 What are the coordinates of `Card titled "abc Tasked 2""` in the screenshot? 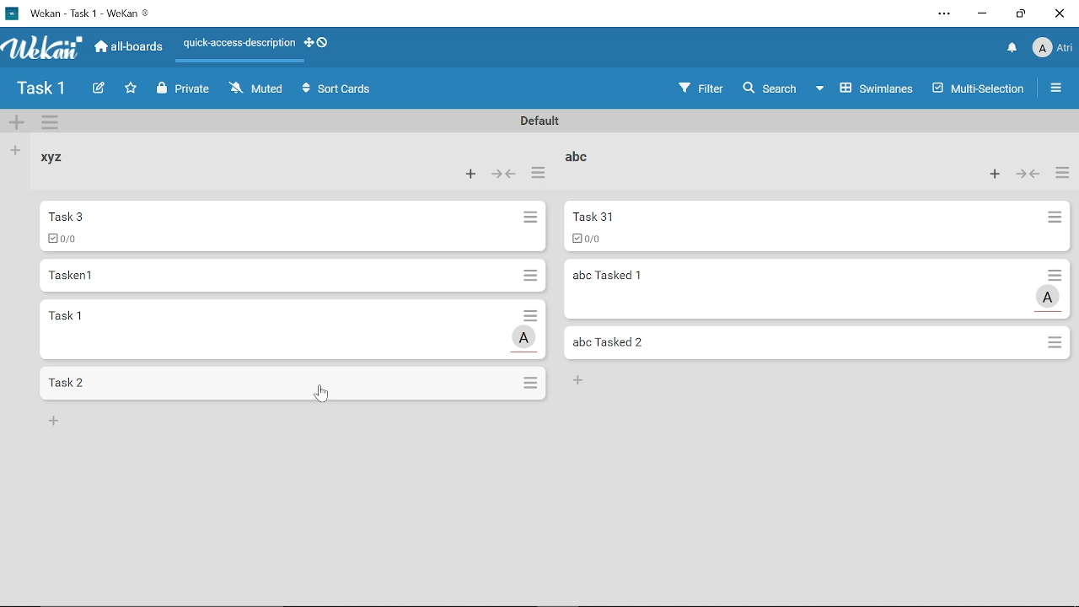 It's located at (806, 342).